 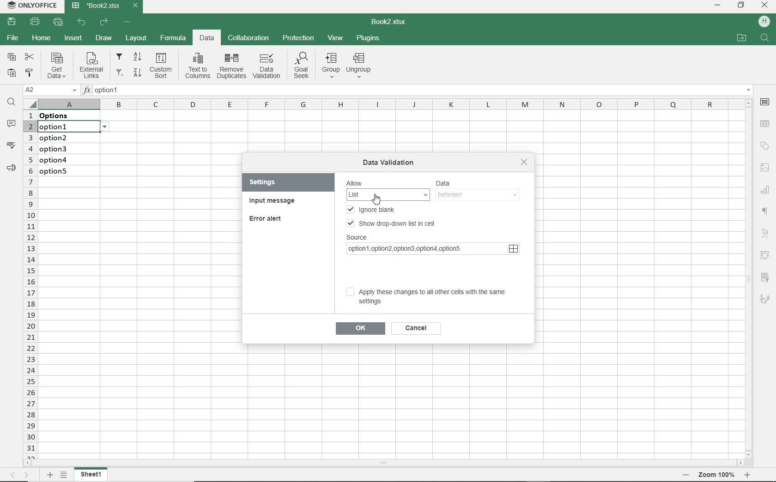 I want to click on cancel, so click(x=417, y=329).